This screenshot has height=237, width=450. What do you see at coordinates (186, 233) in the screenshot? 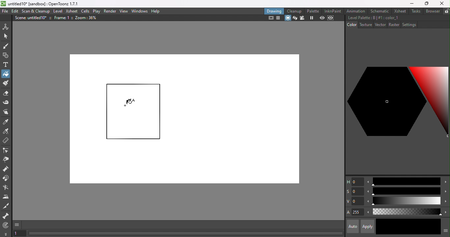
I see `horizontal scroll bar` at bounding box center [186, 233].